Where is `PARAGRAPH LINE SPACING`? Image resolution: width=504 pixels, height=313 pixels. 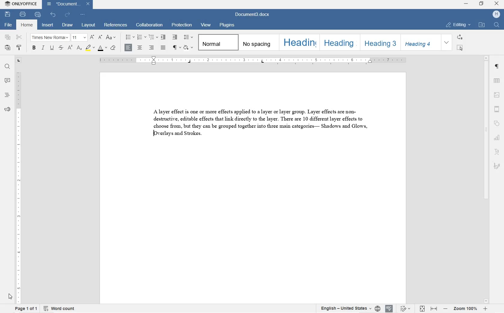 PARAGRAPH LINE SPACING is located at coordinates (188, 37).